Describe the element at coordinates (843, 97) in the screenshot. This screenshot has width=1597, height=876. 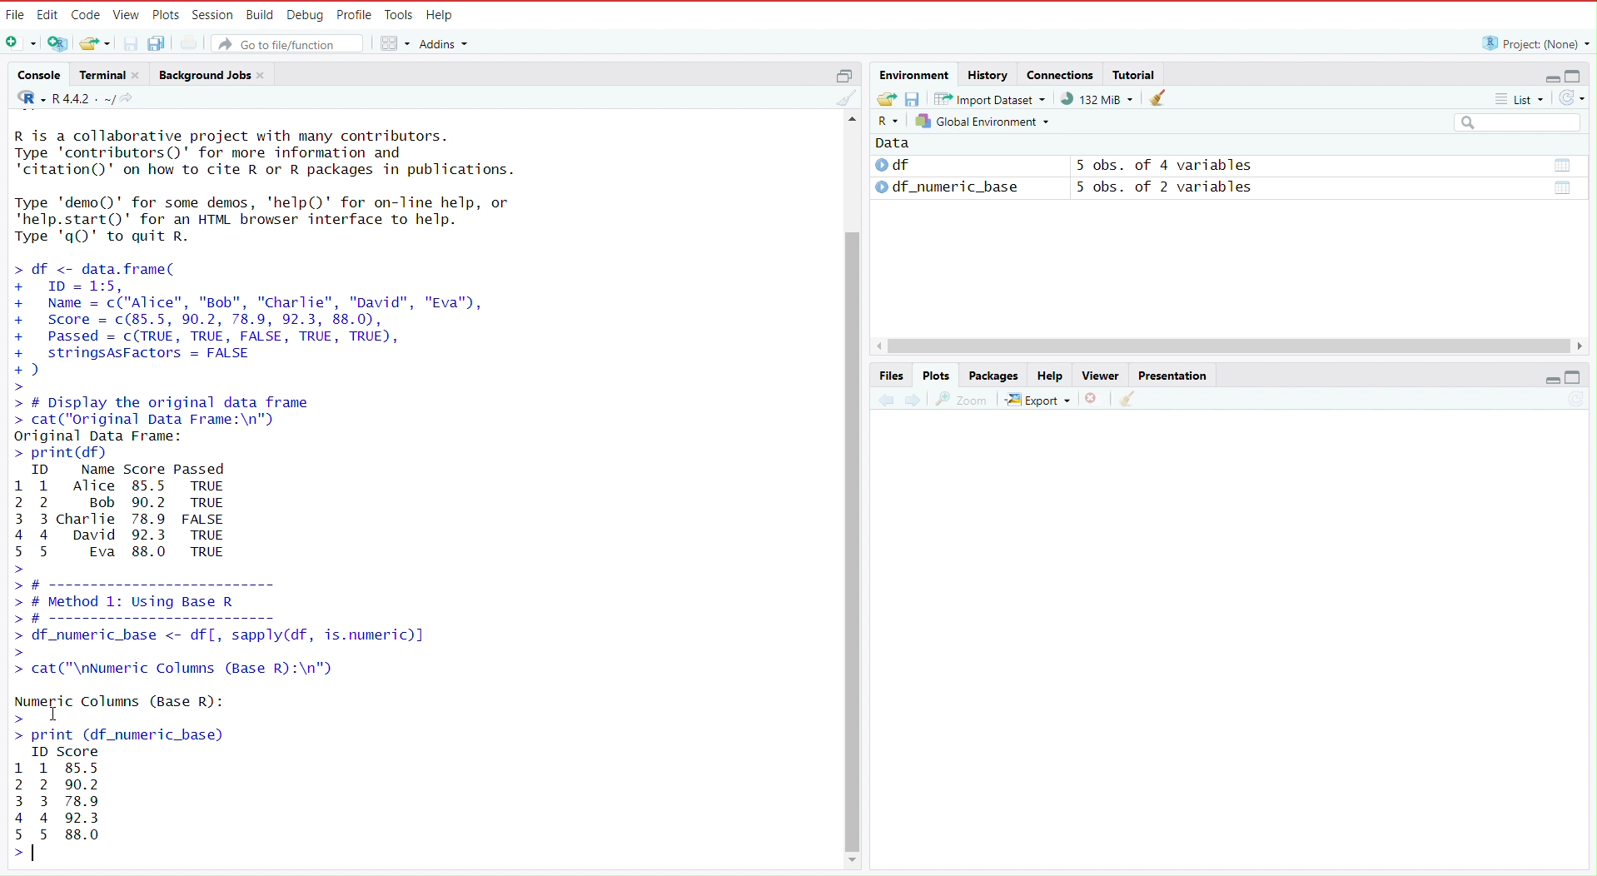
I see `clear console` at that location.